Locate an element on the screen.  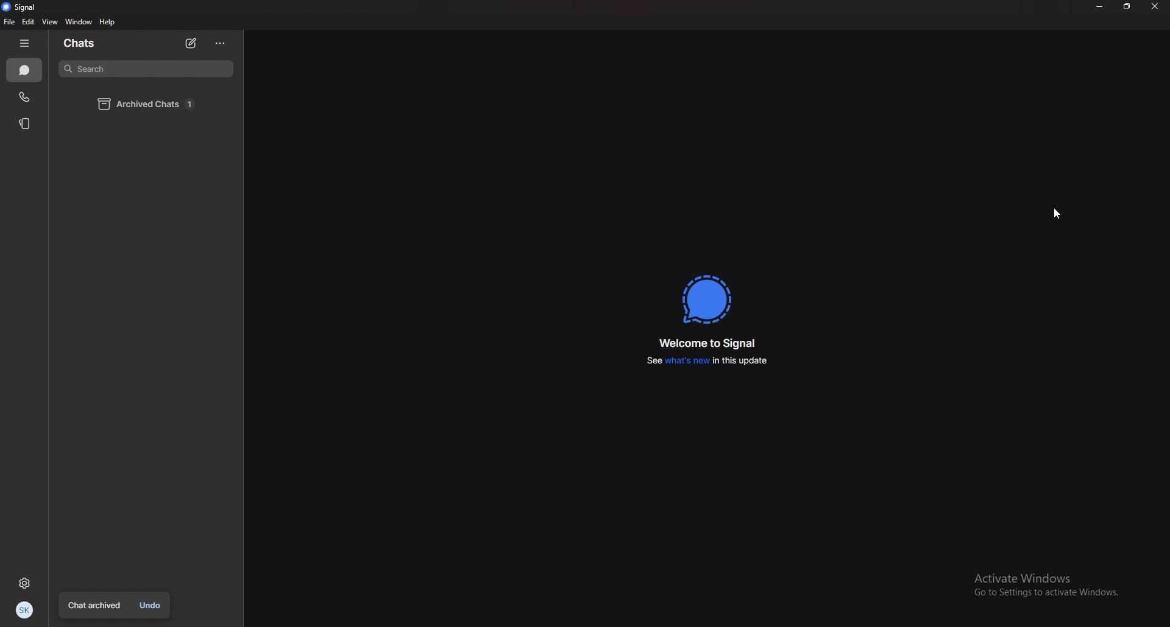
See whats new in this update is located at coordinates (708, 361).